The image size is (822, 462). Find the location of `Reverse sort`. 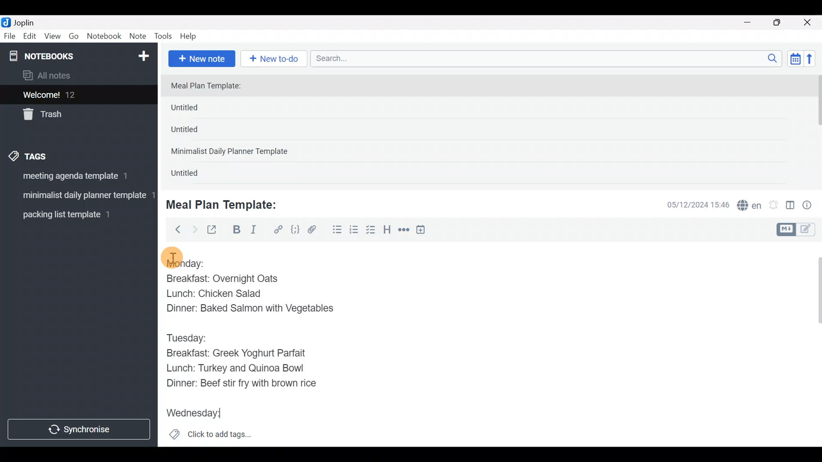

Reverse sort is located at coordinates (814, 61).